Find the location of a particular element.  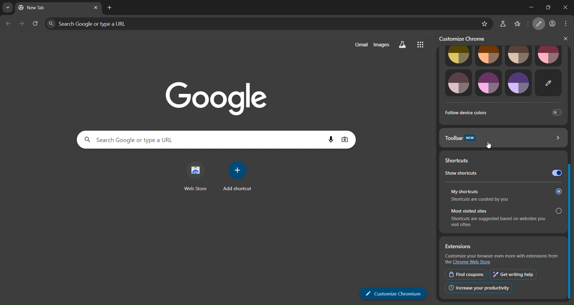

find coupons is located at coordinates (465, 274).